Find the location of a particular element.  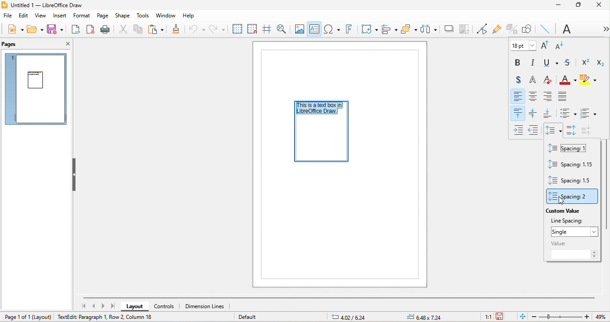

file is located at coordinates (9, 16).